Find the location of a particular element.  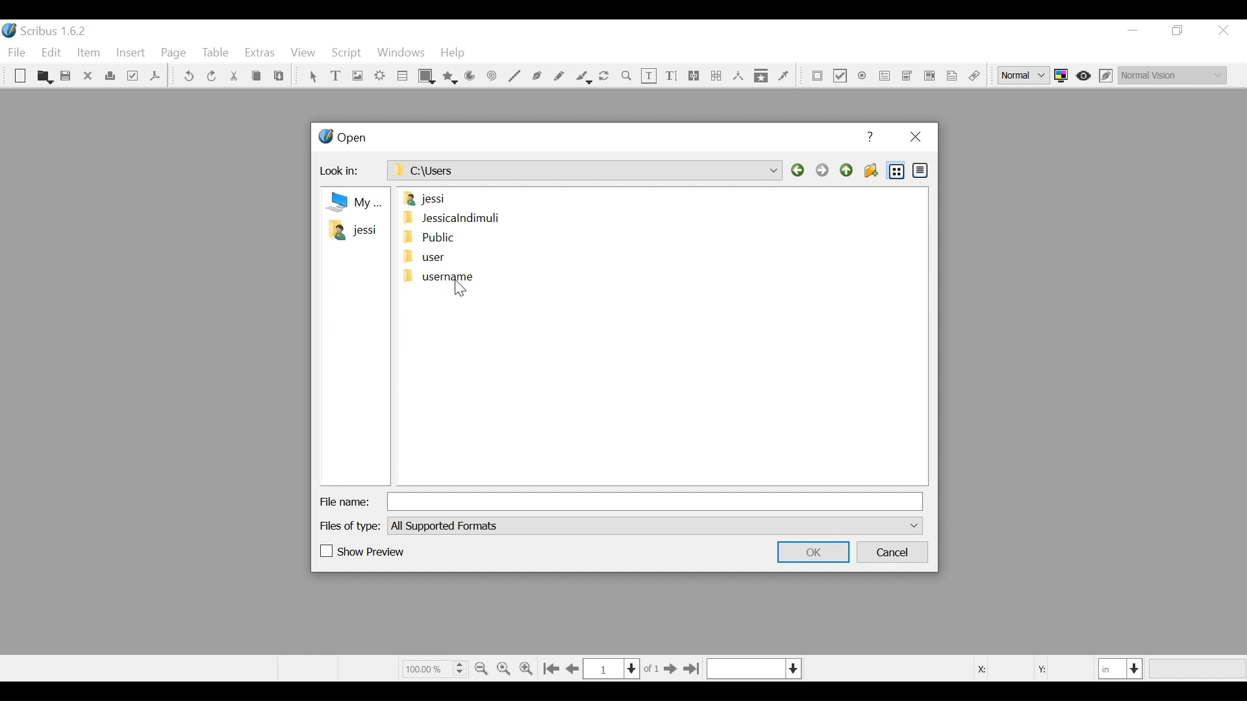

PDF Check Box is located at coordinates (840, 77).